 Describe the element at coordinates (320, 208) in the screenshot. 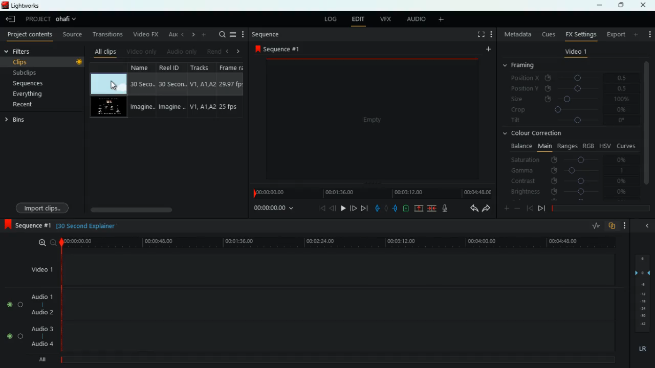

I see `beggining` at that location.